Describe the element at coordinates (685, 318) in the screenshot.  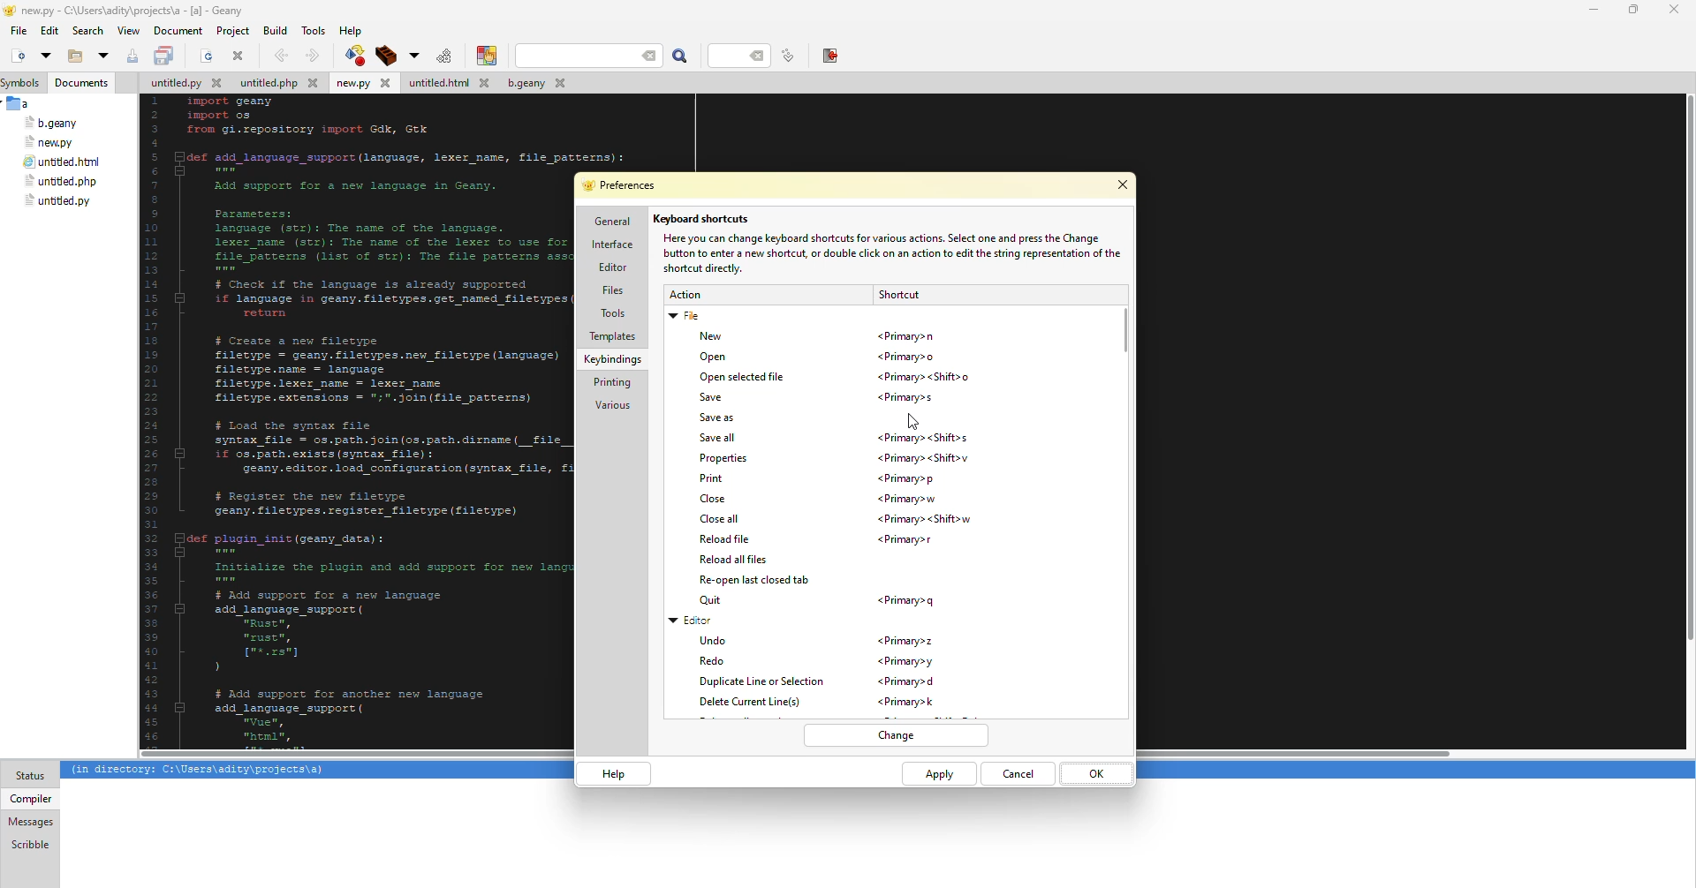
I see `file` at that location.